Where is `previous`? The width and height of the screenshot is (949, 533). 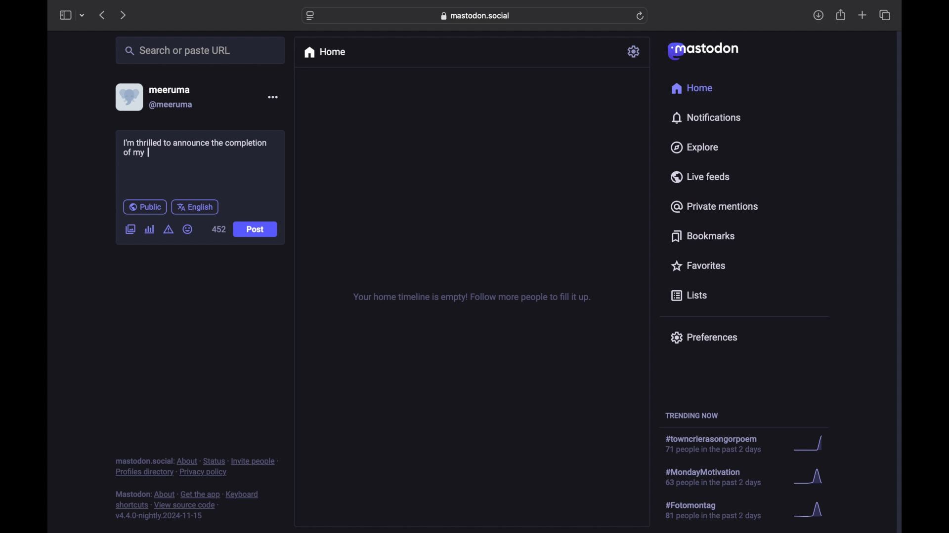
previous is located at coordinates (102, 15).